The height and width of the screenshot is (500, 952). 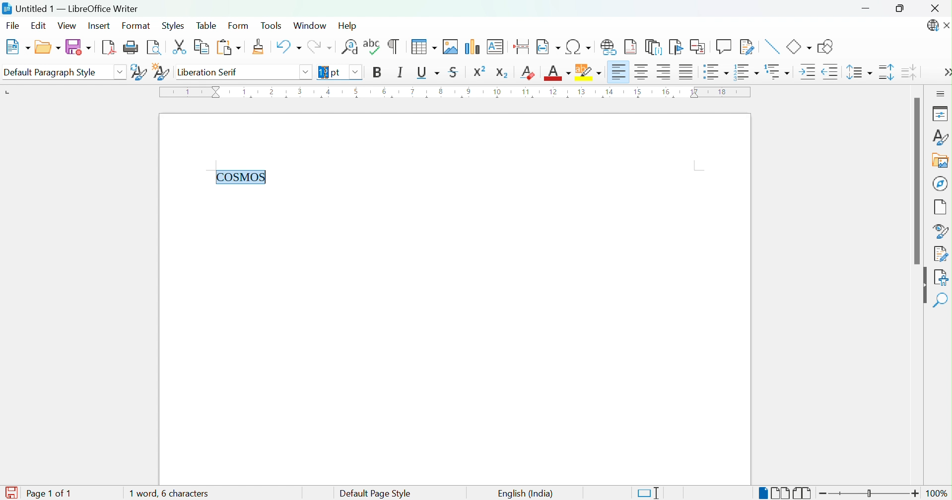 What do you see at coordinates (353, 71) in the screenshot?
I see `Drop down` at bounding box center [353, 71].